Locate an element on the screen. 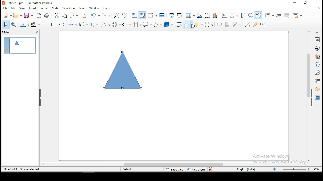 The width and height of the screenshot is (323, 181). ellipse is located at coordinates (62, 25).